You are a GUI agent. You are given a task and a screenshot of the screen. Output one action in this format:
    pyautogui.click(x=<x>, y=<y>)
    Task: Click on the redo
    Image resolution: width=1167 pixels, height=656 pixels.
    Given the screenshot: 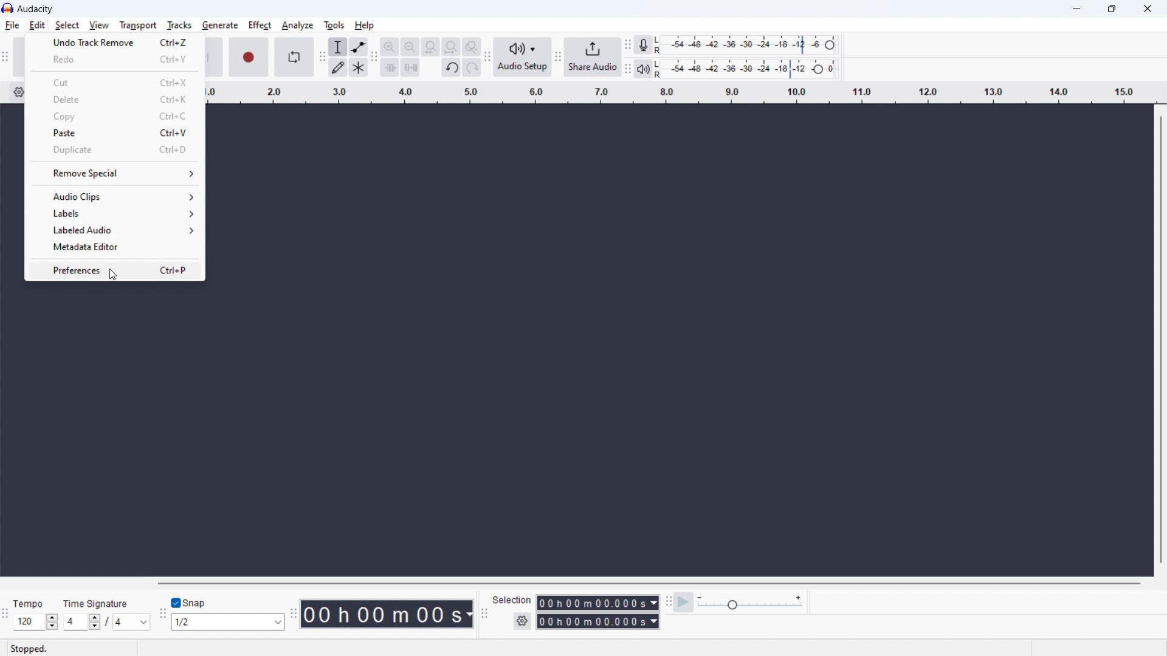 What is the action you would take?
    pyautogui.click(x=114, y=60)
    